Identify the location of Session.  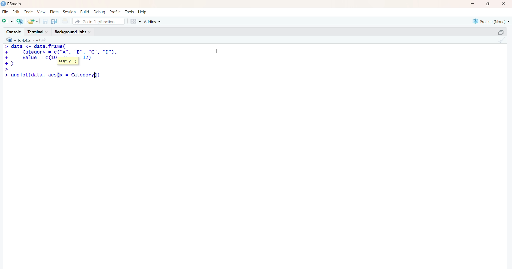
(69, 12).